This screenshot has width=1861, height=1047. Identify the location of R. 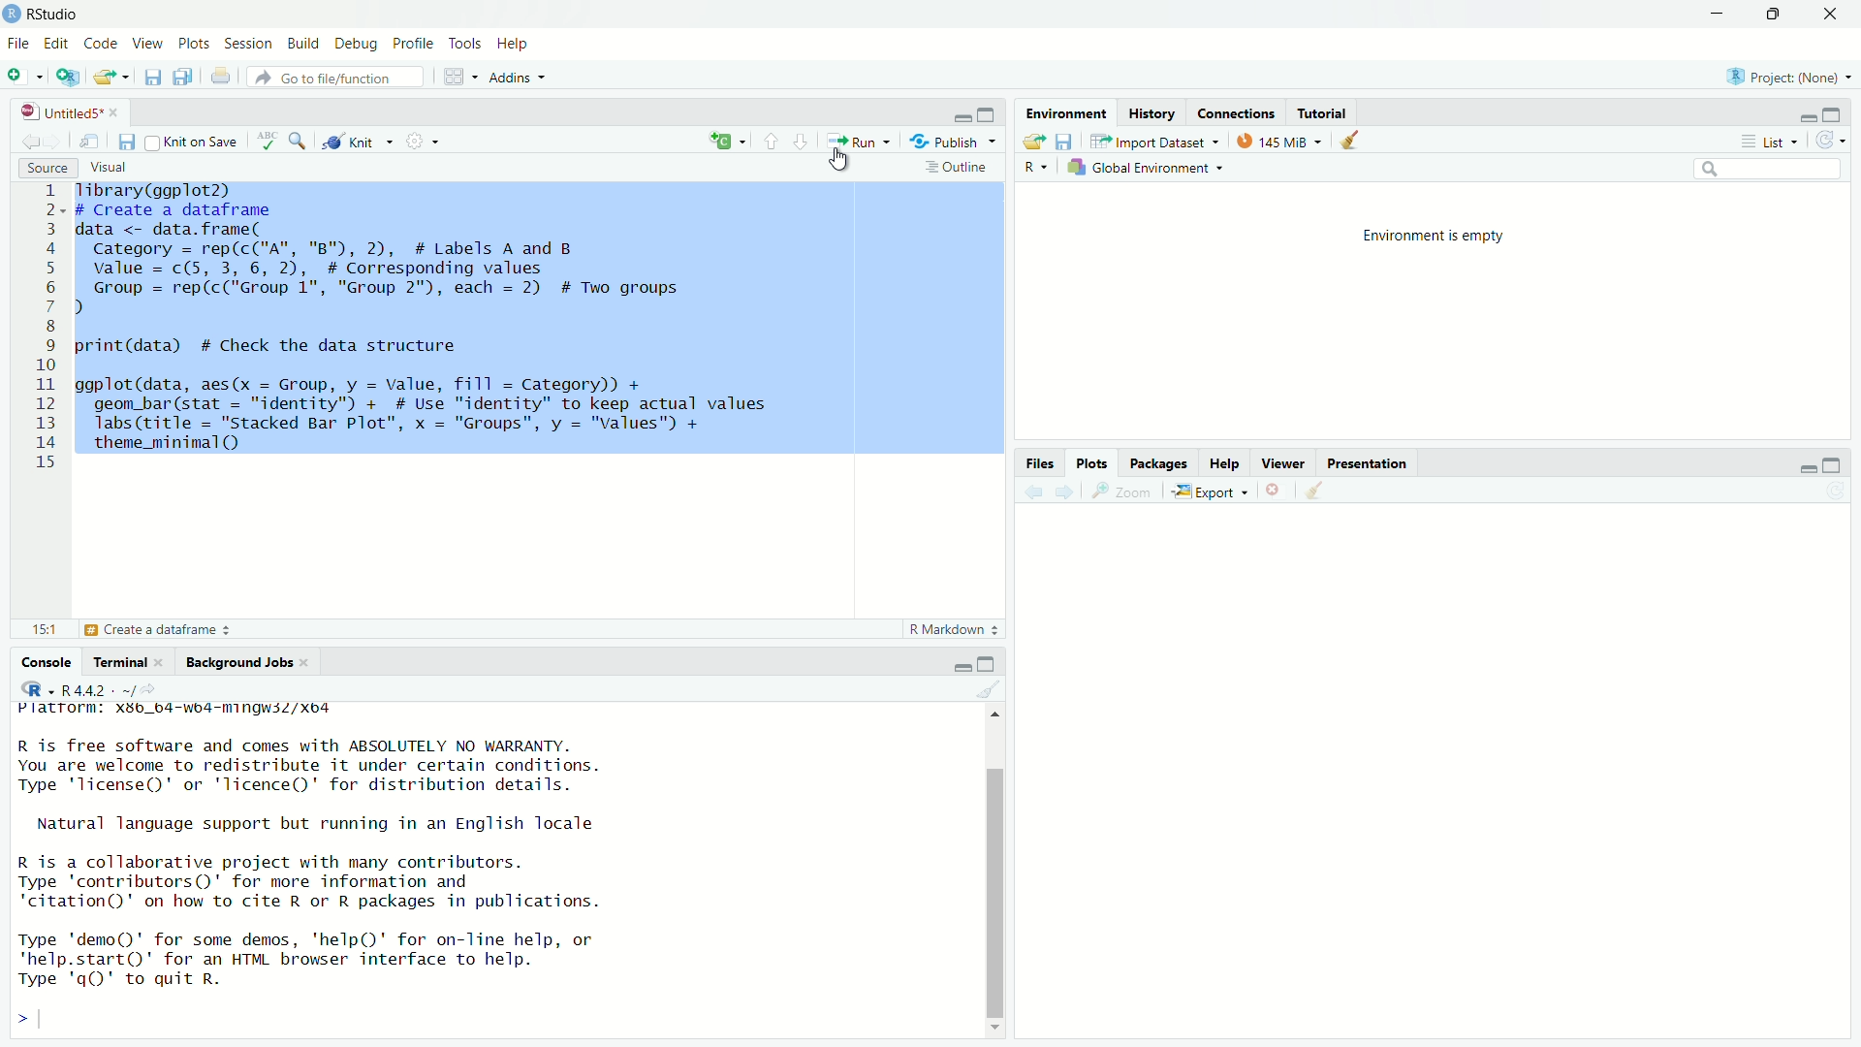
(1036, 168).